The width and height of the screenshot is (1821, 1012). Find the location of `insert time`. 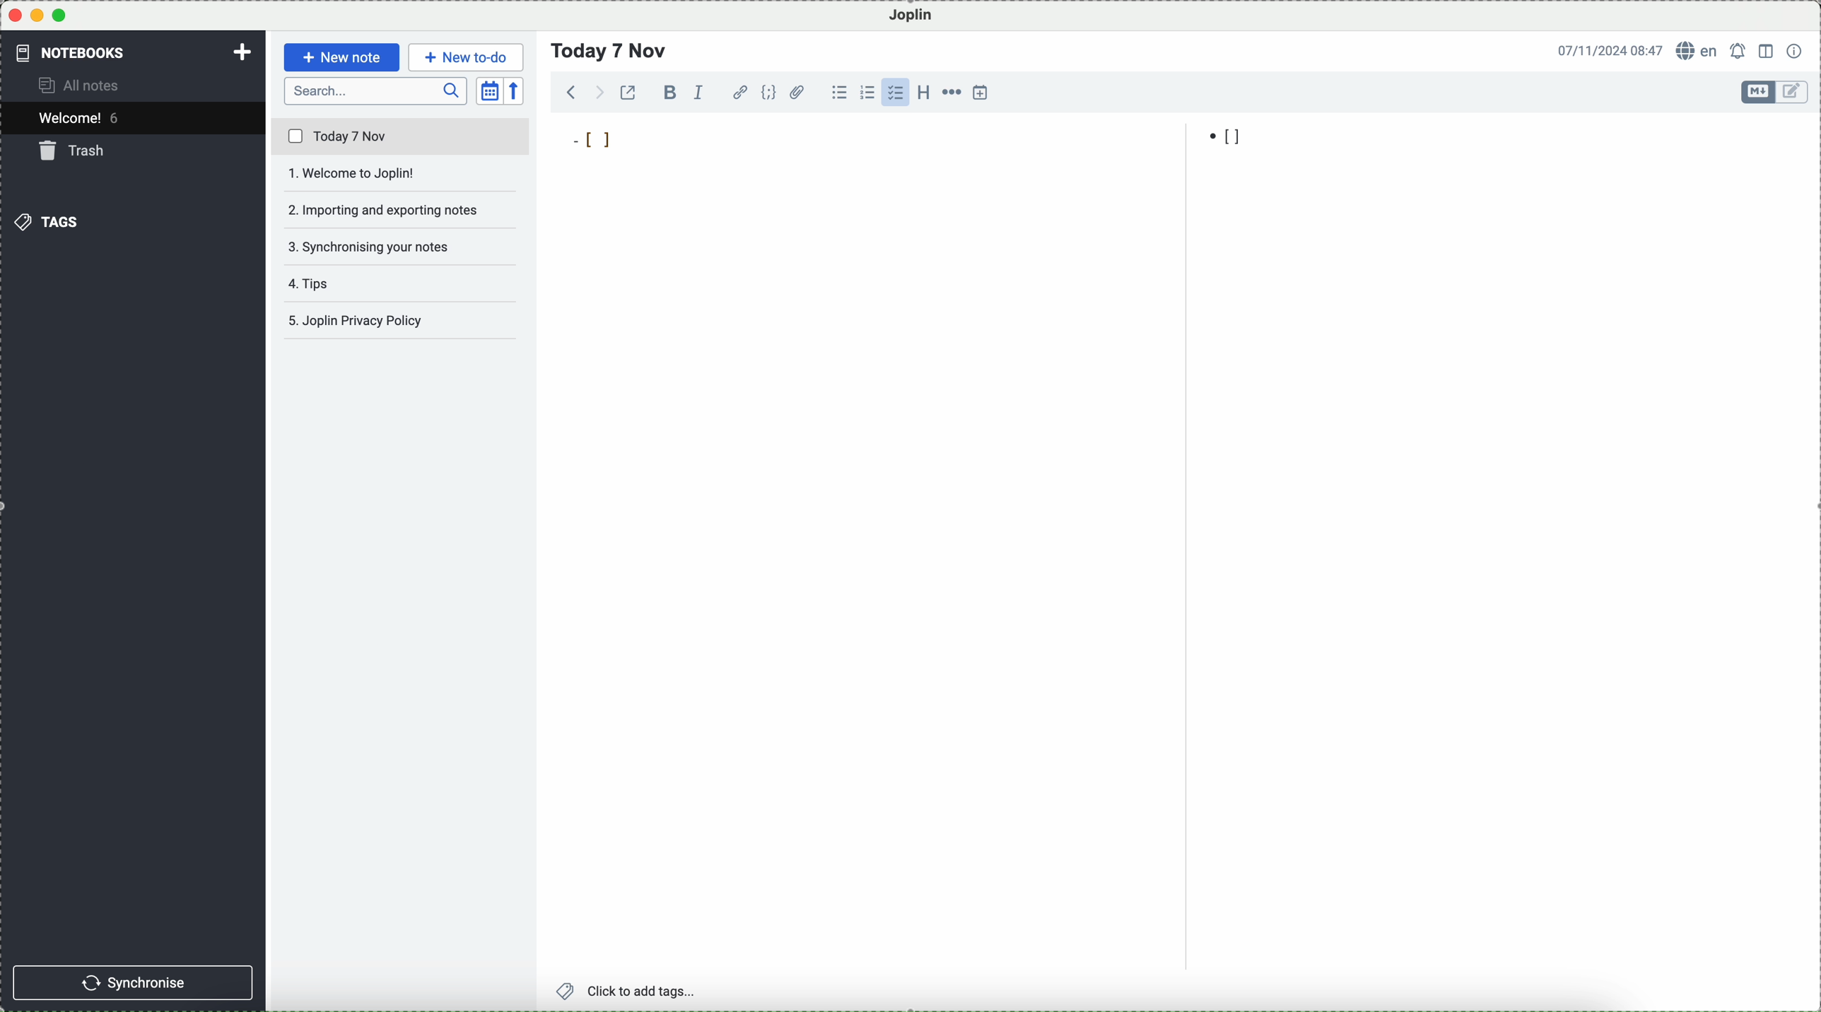

insert time is located at coordinates (981, 92).